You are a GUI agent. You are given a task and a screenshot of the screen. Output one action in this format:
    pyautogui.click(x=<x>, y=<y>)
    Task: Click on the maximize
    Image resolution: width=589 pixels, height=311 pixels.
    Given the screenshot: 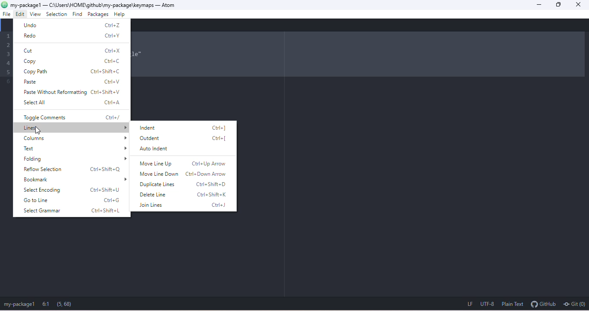 What is the action you would take?
    pyautogui.click(x=561, y=4)
    